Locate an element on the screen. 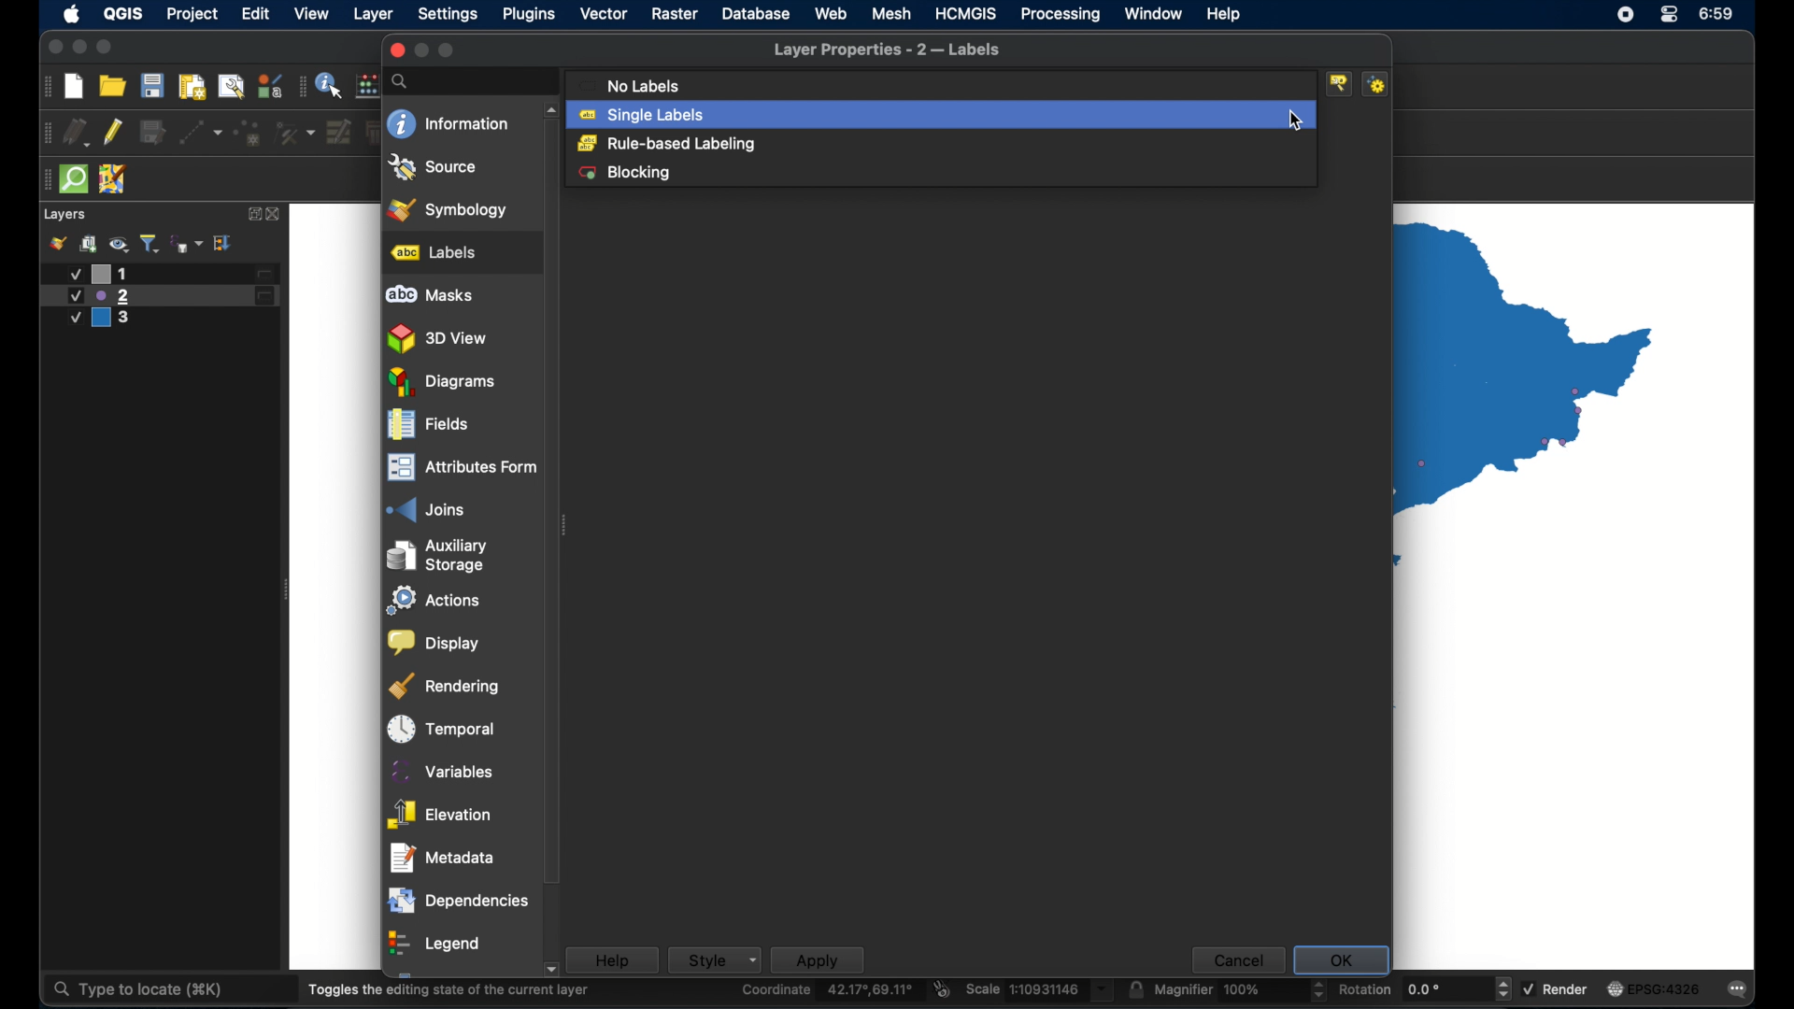  open field calculator is located at coordinates (369, 85).